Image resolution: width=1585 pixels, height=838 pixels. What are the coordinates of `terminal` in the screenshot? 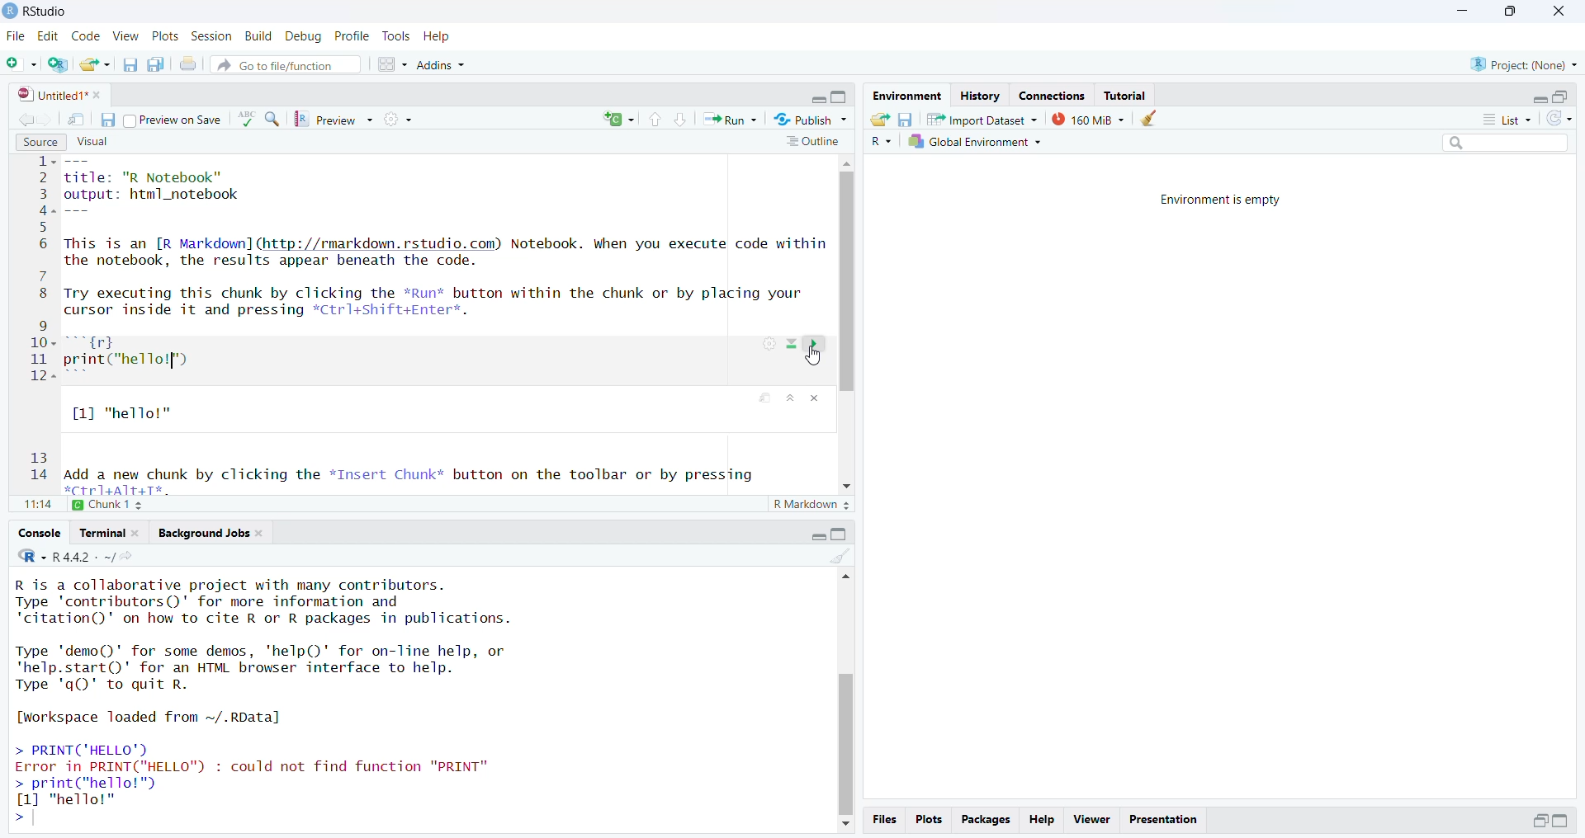 It's located at (111, 532).